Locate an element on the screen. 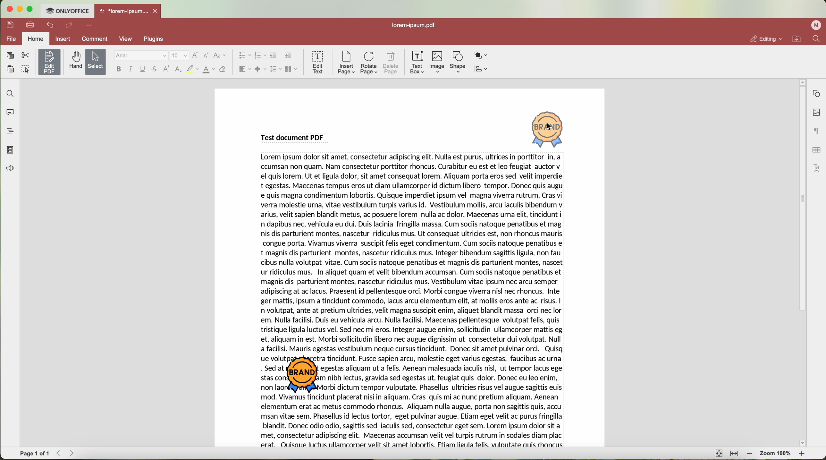  vertical align is located at coordinates (260, 69).